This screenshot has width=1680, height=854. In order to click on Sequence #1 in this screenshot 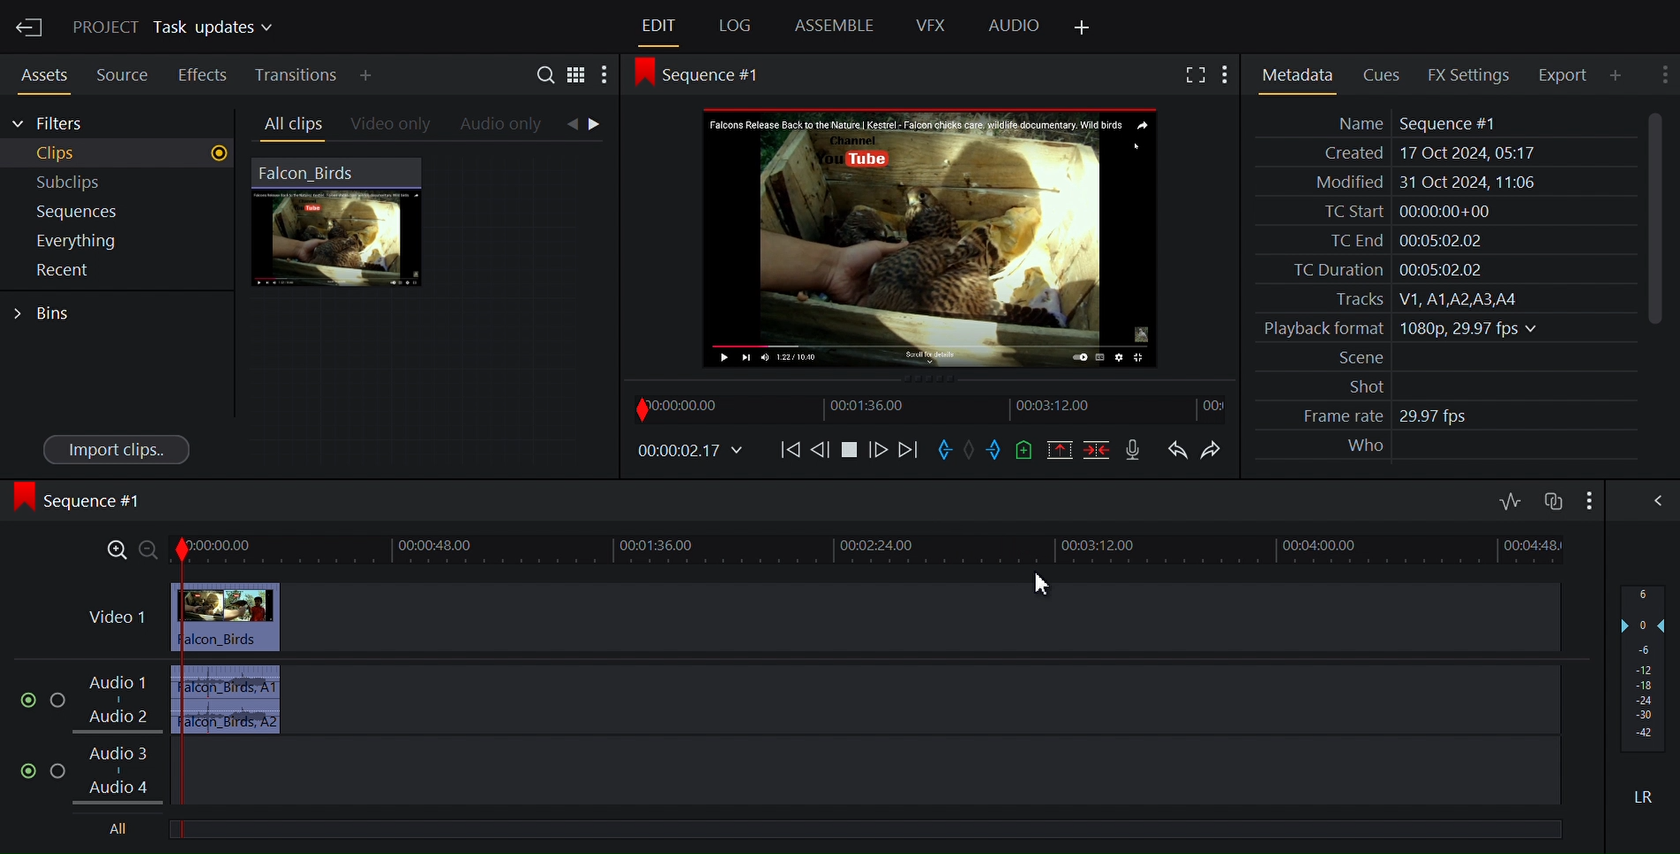, I will do `click(707, 78)`.